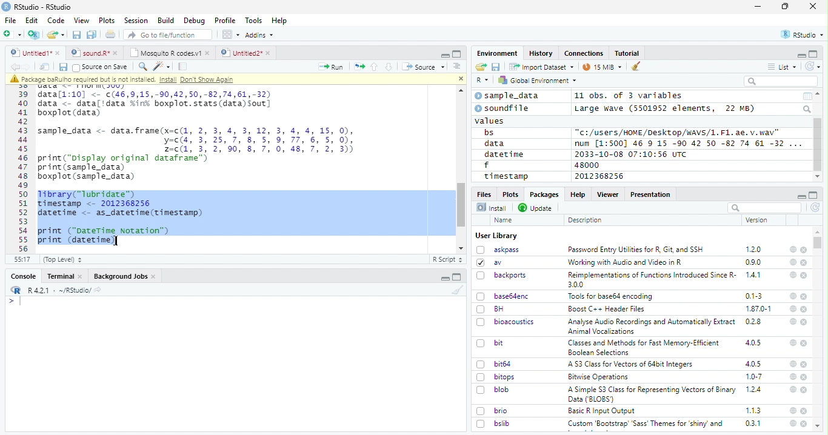 This screenshot has height=435, width=828. Describe the element at coordinates (649, 326) in the screenshot. I see `Analyse Audio Recordings and Automatically ExtractAnimal Vocalizations` at that location.